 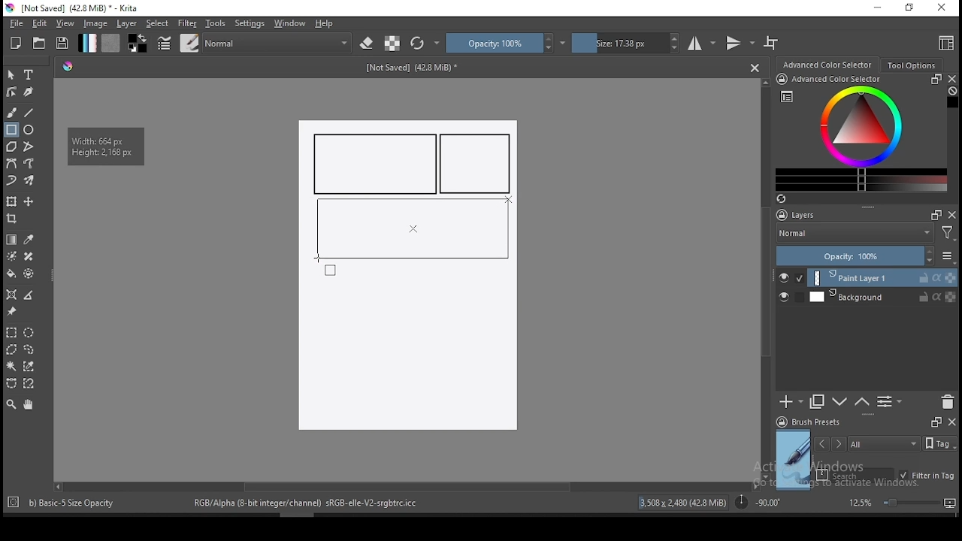 What do you see at coordinates (327, 24) in the screenshot?
I see `help` at bounding box center [327, 24].